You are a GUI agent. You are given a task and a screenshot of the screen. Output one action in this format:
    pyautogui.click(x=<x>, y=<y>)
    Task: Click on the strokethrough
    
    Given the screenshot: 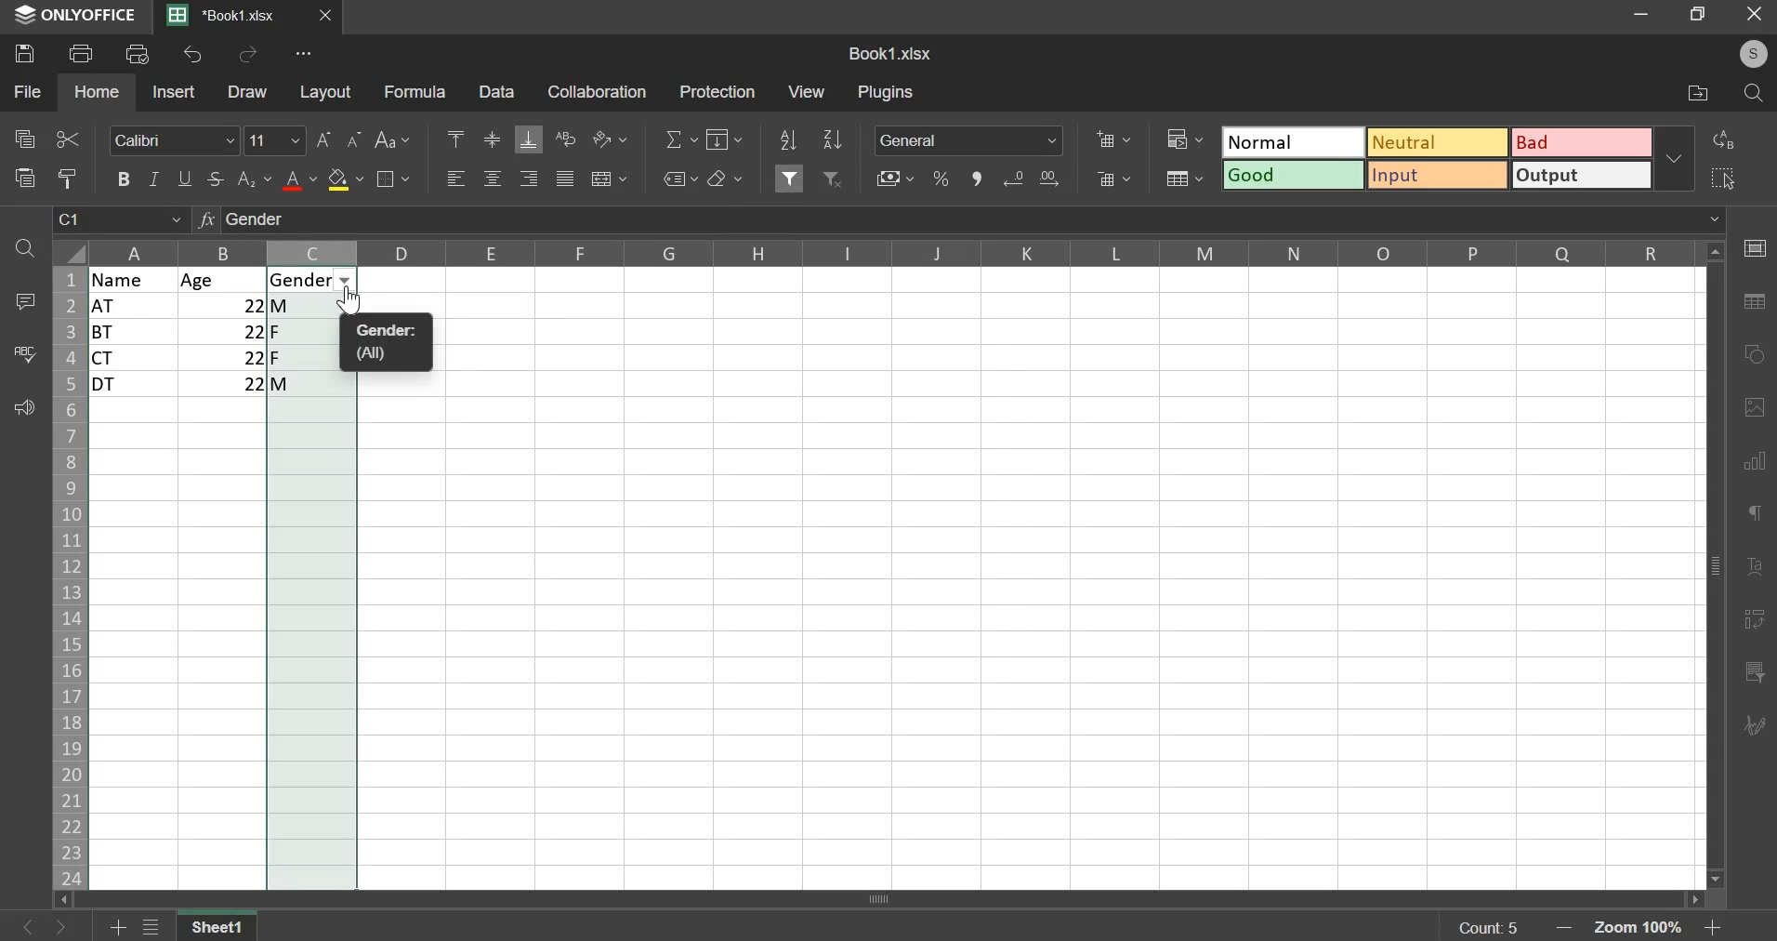 What is the action you would take?
    pyautogui.click(x=217, y=179)
    